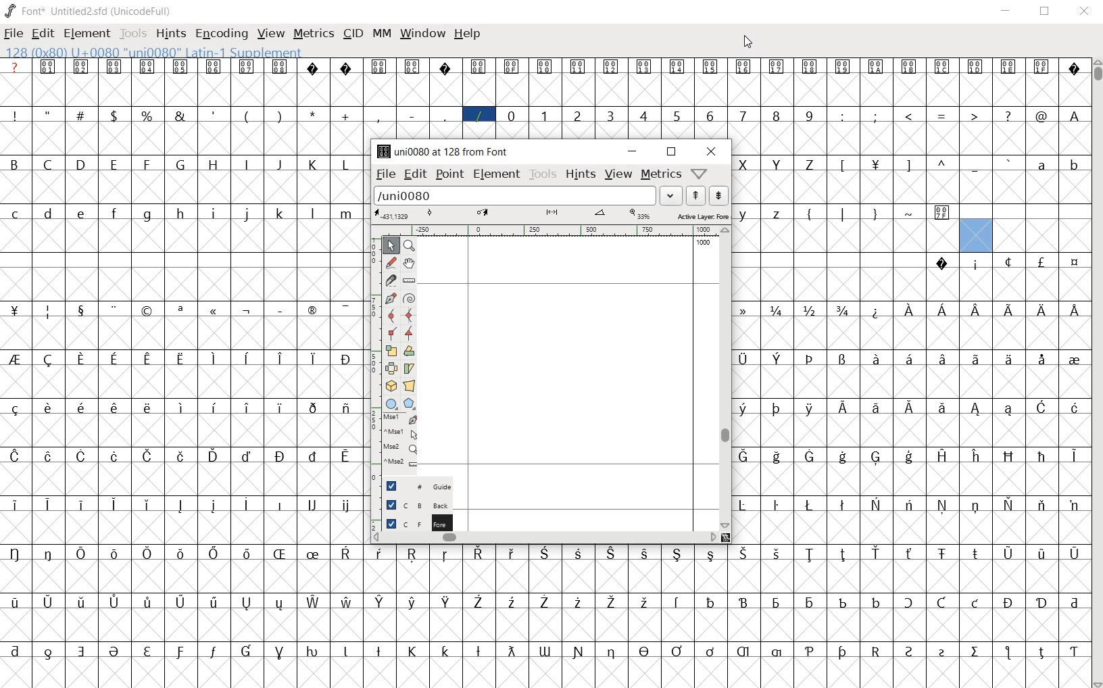 The height and width of the screenshot is (688, 1103). What do you see at coordinates (214, 408) in the screenshot?
I see `glyph` at bounding box center [214, 408].